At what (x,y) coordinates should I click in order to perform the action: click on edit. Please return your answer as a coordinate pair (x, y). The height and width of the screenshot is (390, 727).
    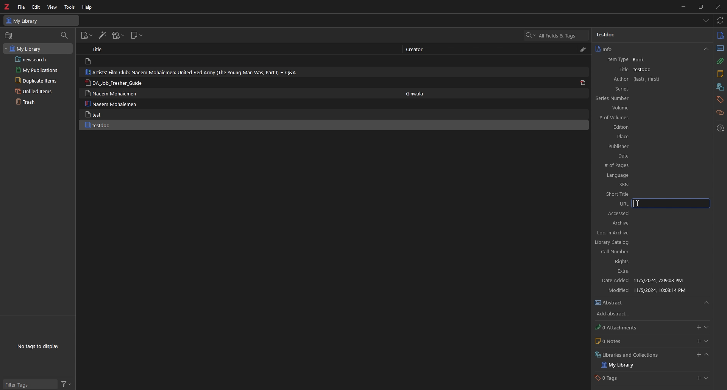
    Looking at the image, I should click on (37, 7).